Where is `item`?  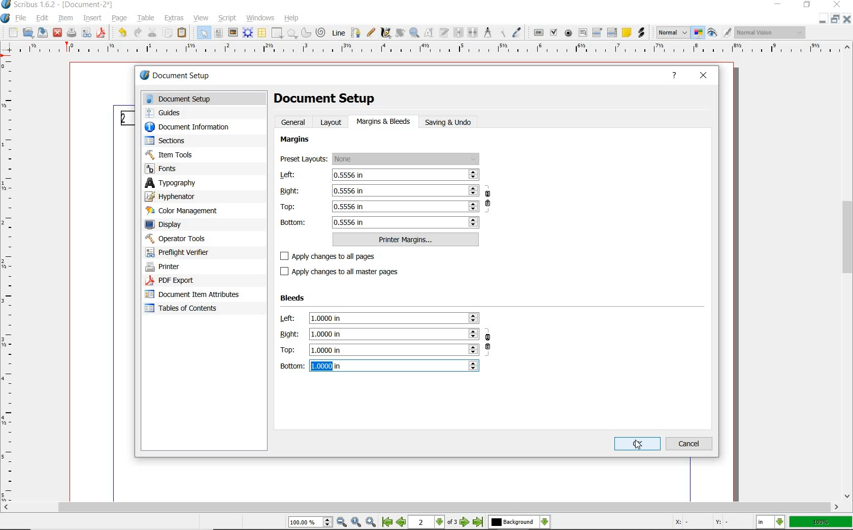
item is located at coordinates (65, 18).